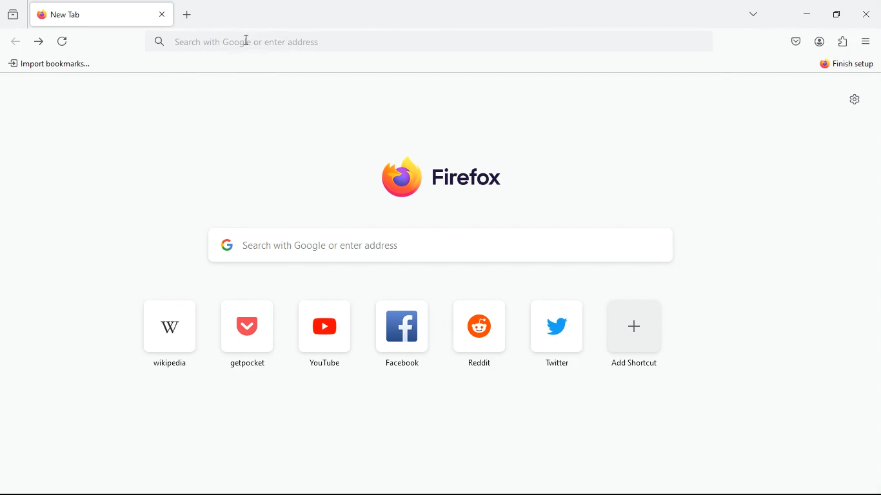 The image size is (881, 495). What do you see at coordinates (866, 43) in the screenshot?
I see `options` at bounding box center [866, 43].